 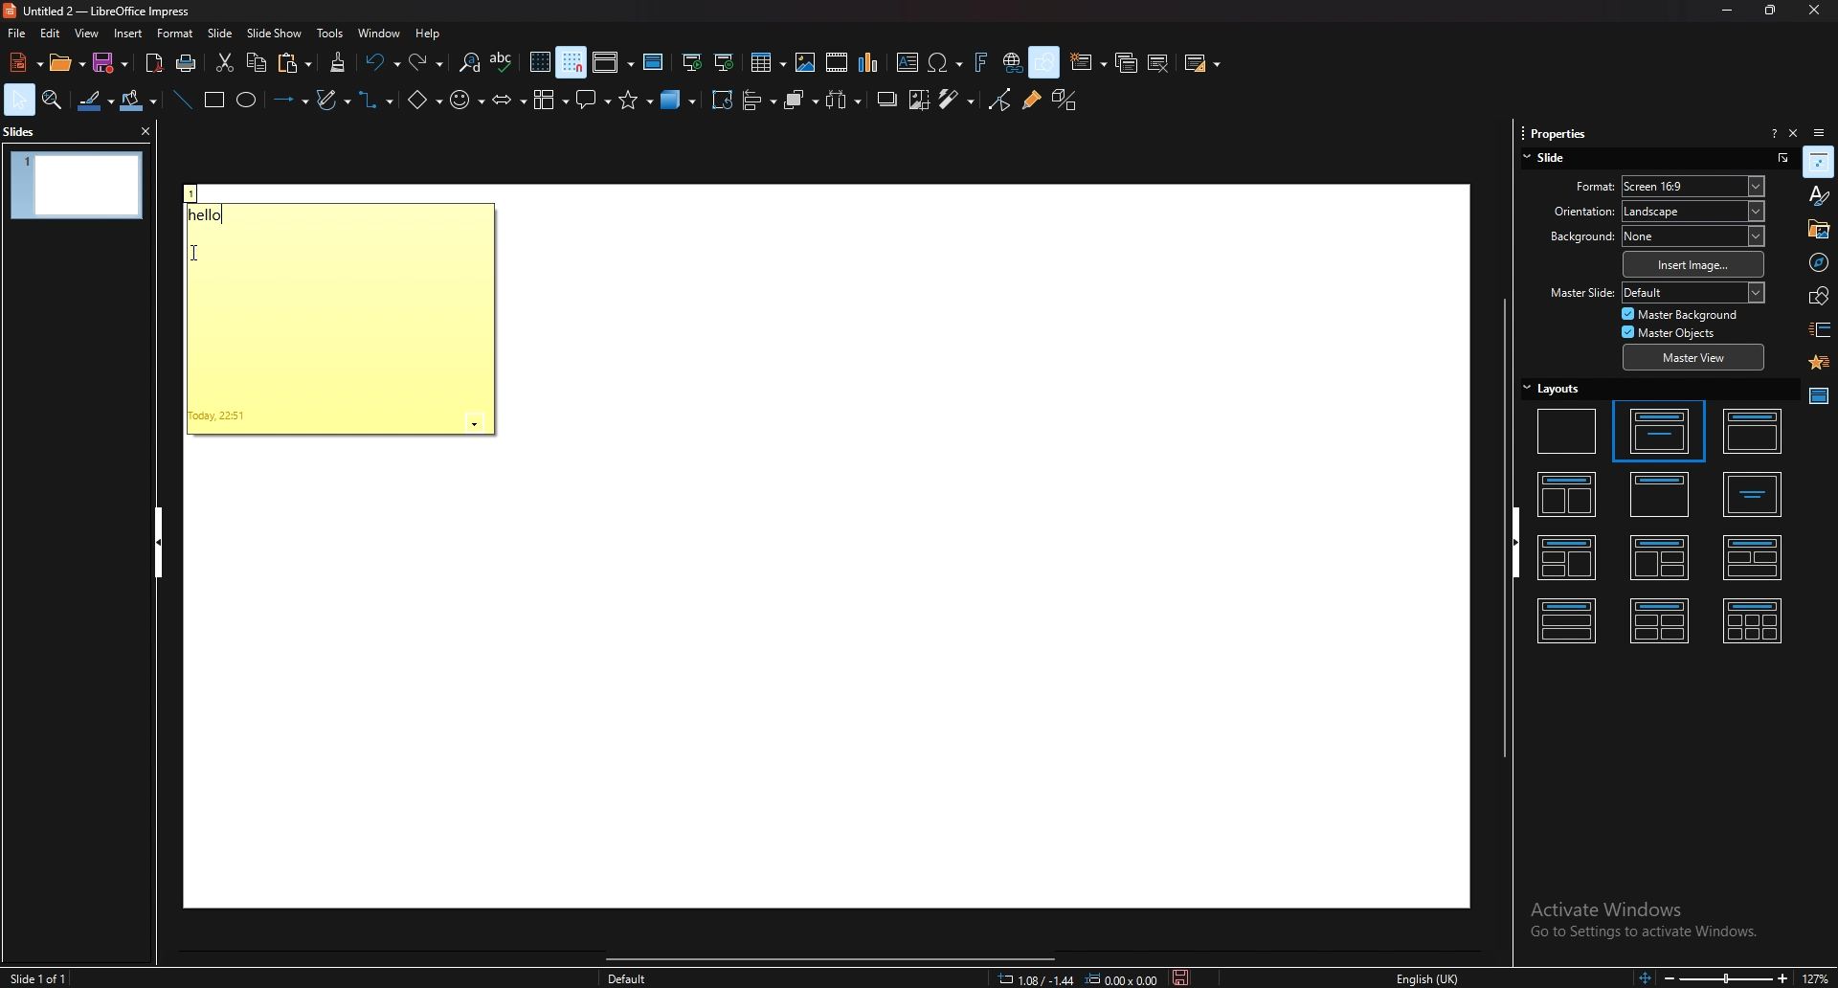 I want to click on stars and banners, so click(x=636, y=104).